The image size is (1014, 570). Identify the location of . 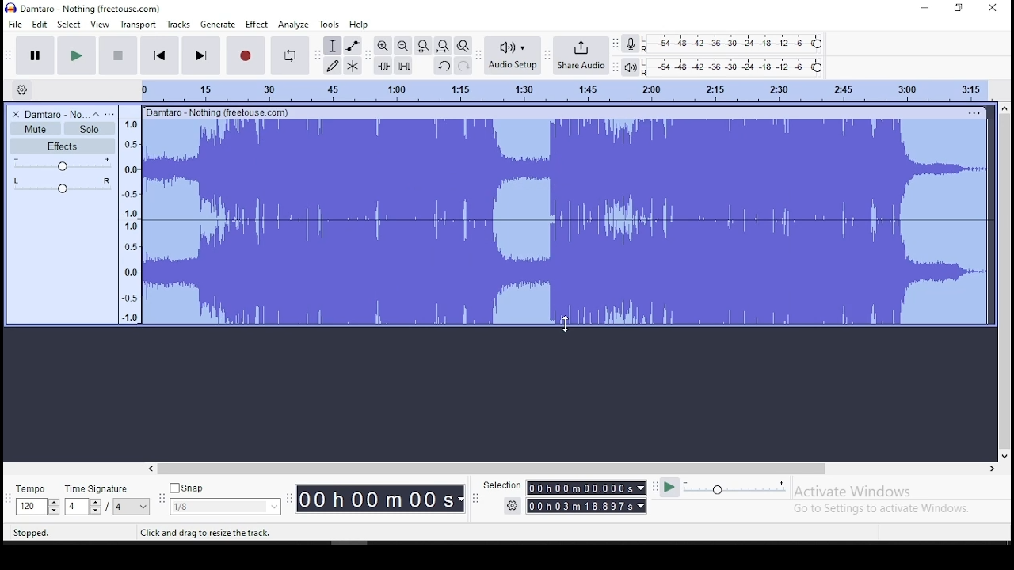
(8, 55).